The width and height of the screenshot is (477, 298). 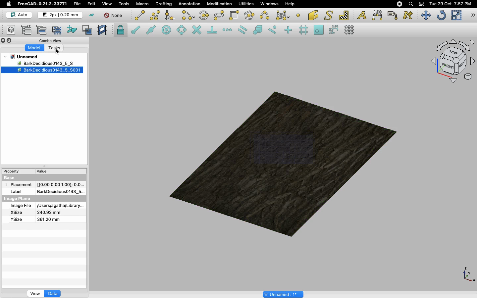 What do you see at coordinates (284, 294) in the screenshot?
I see `Project name` at bounding box center [284, 294].